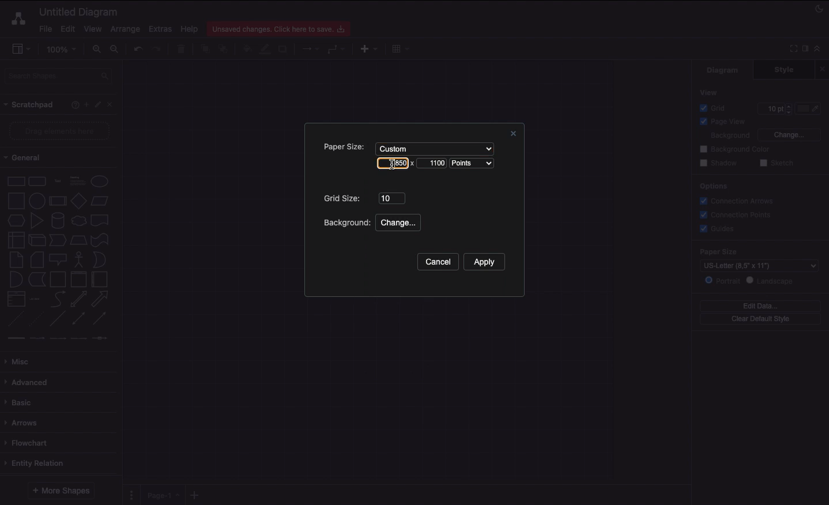 Image resolution: width=829 pixels, height=505 pixels. I want to click on Trapezoid, so click(77, 240).